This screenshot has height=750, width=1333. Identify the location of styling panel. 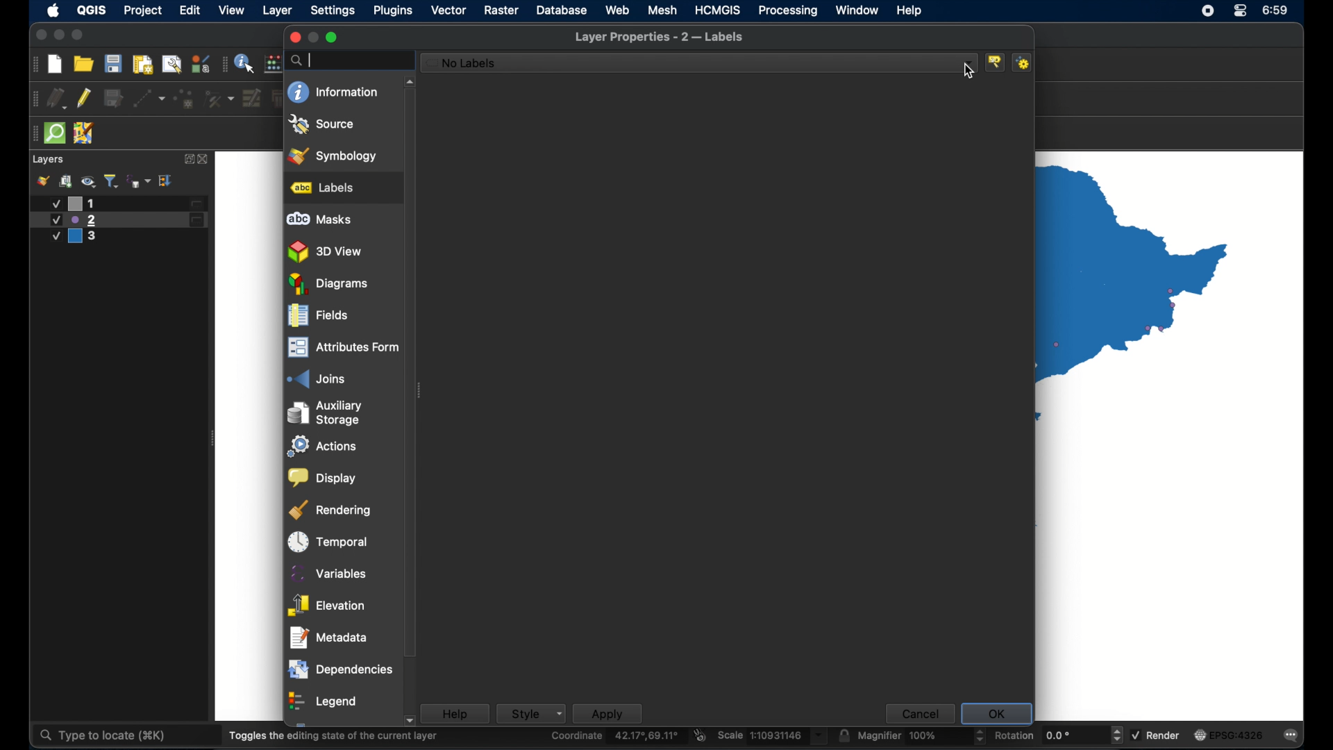
(42, 181).